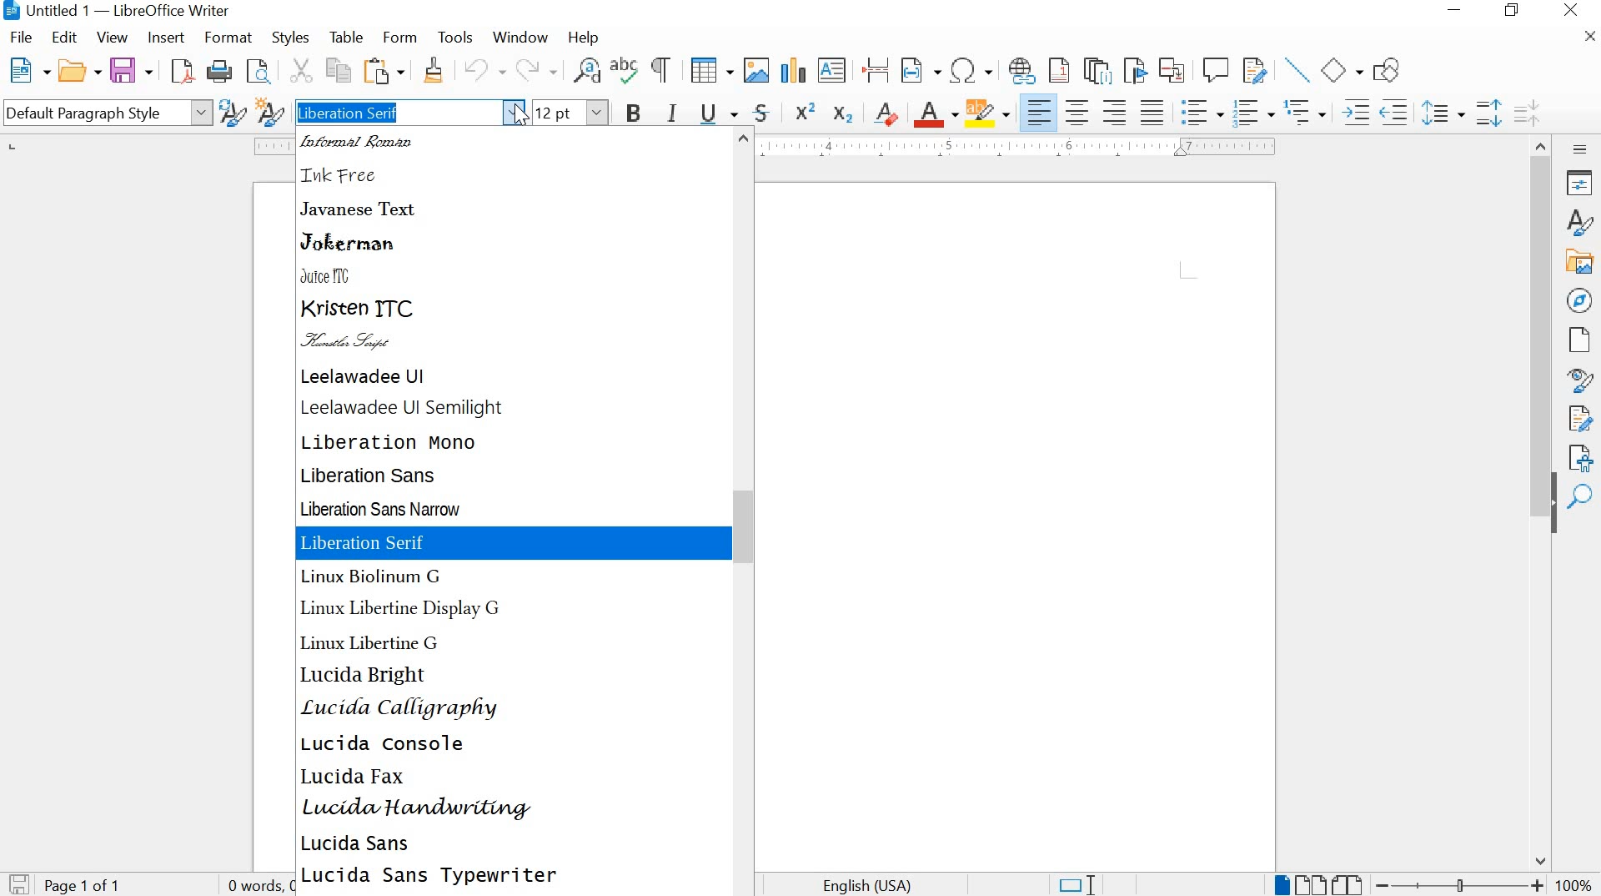 This screenshot has height=896, width=1601. What do you see at coordinates (1581, 184) in the screenshot?
I see `PROPERTIES` at bounding box center [1581, 184].